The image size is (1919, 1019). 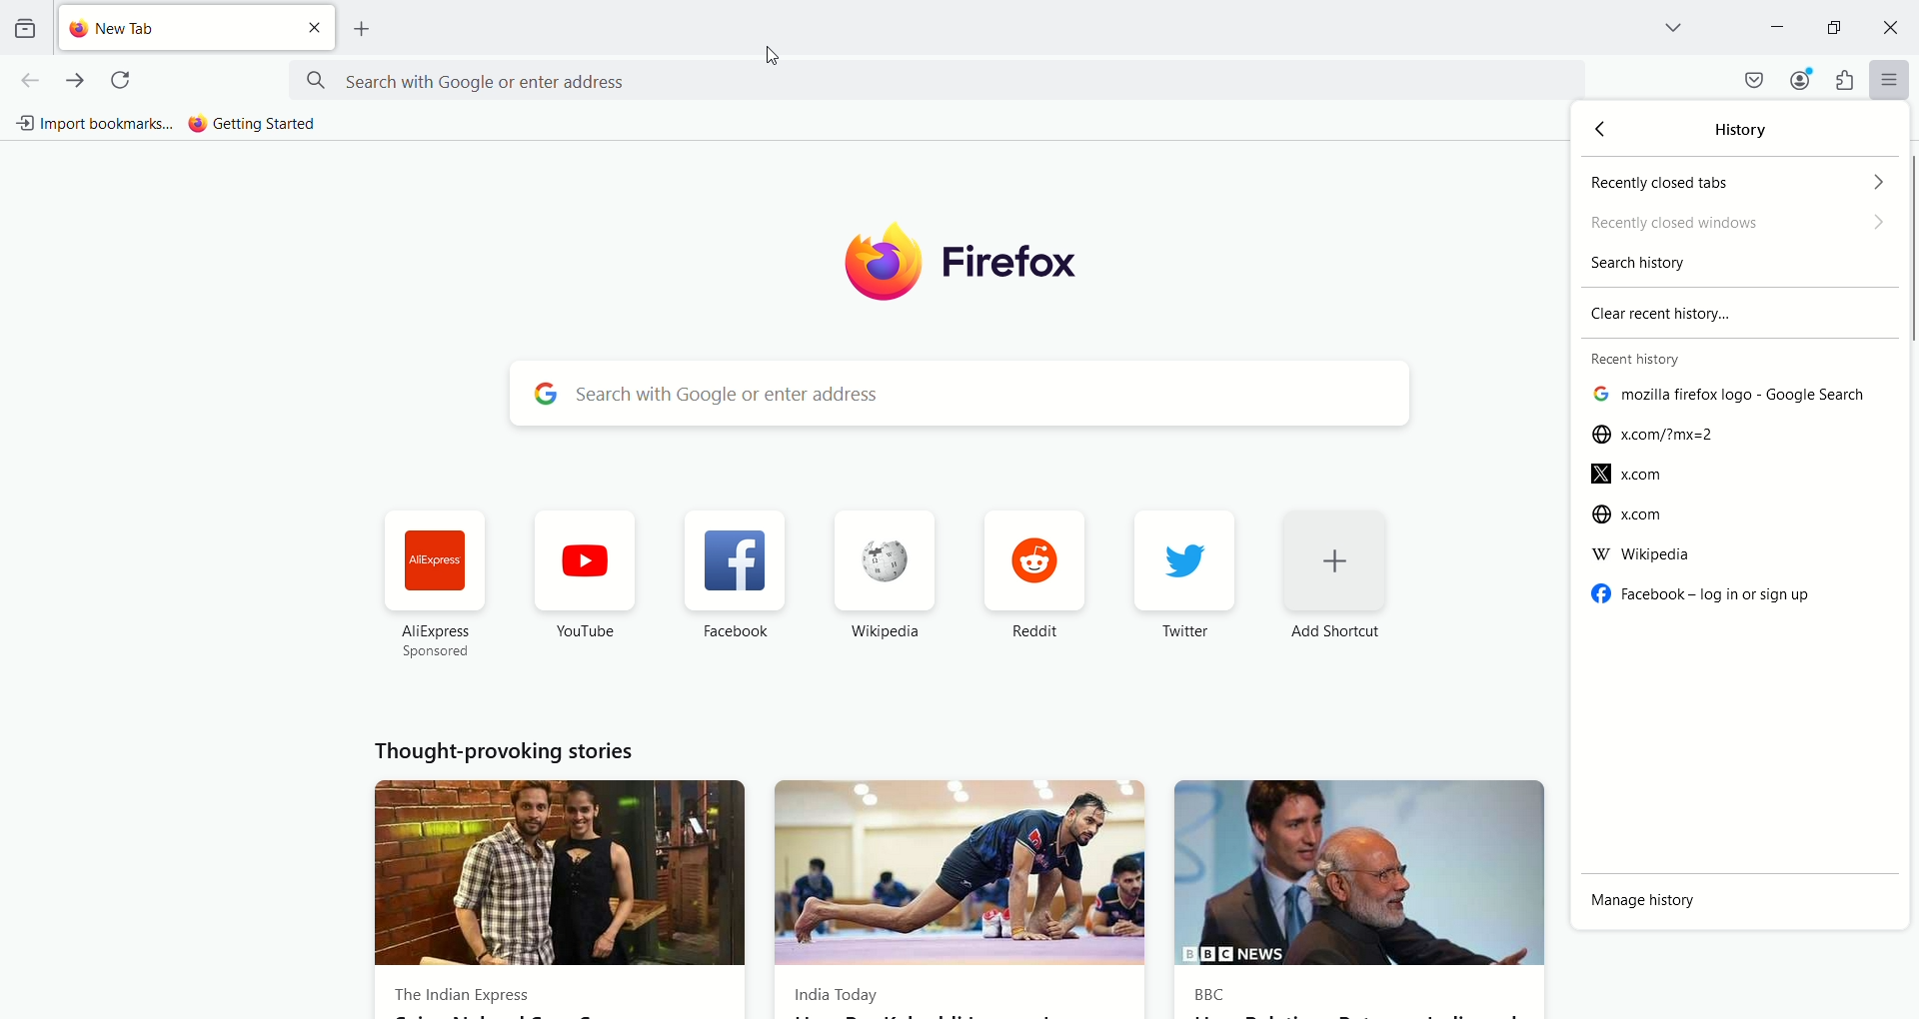 I want to click on recently closed tabs, so click(x=1741, y=184).